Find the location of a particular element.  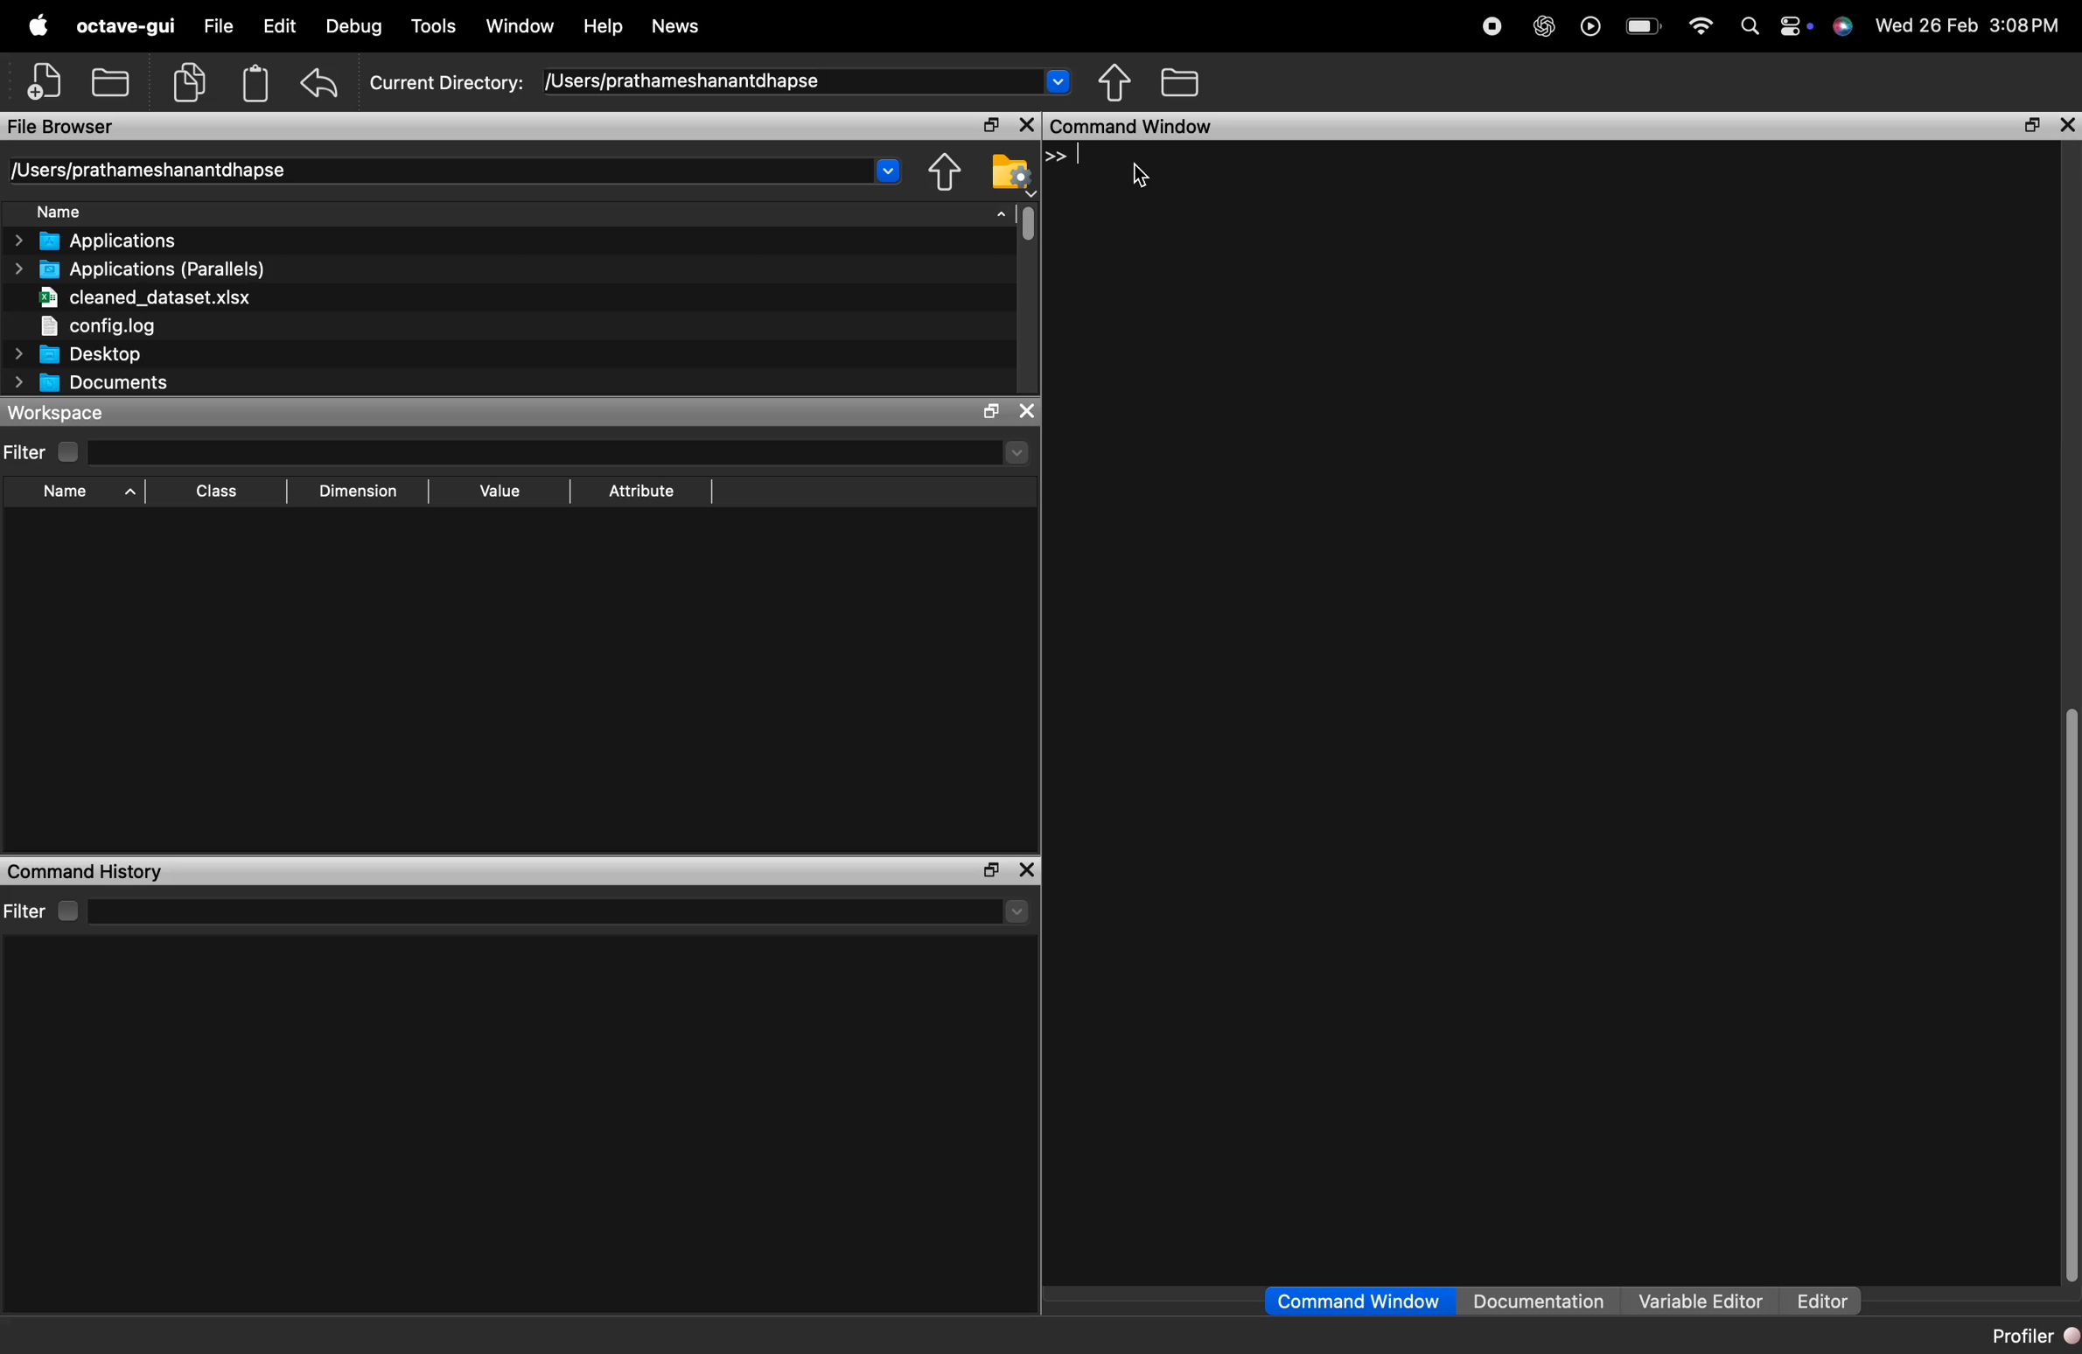

wifi is located at coordinates (1702, 22).